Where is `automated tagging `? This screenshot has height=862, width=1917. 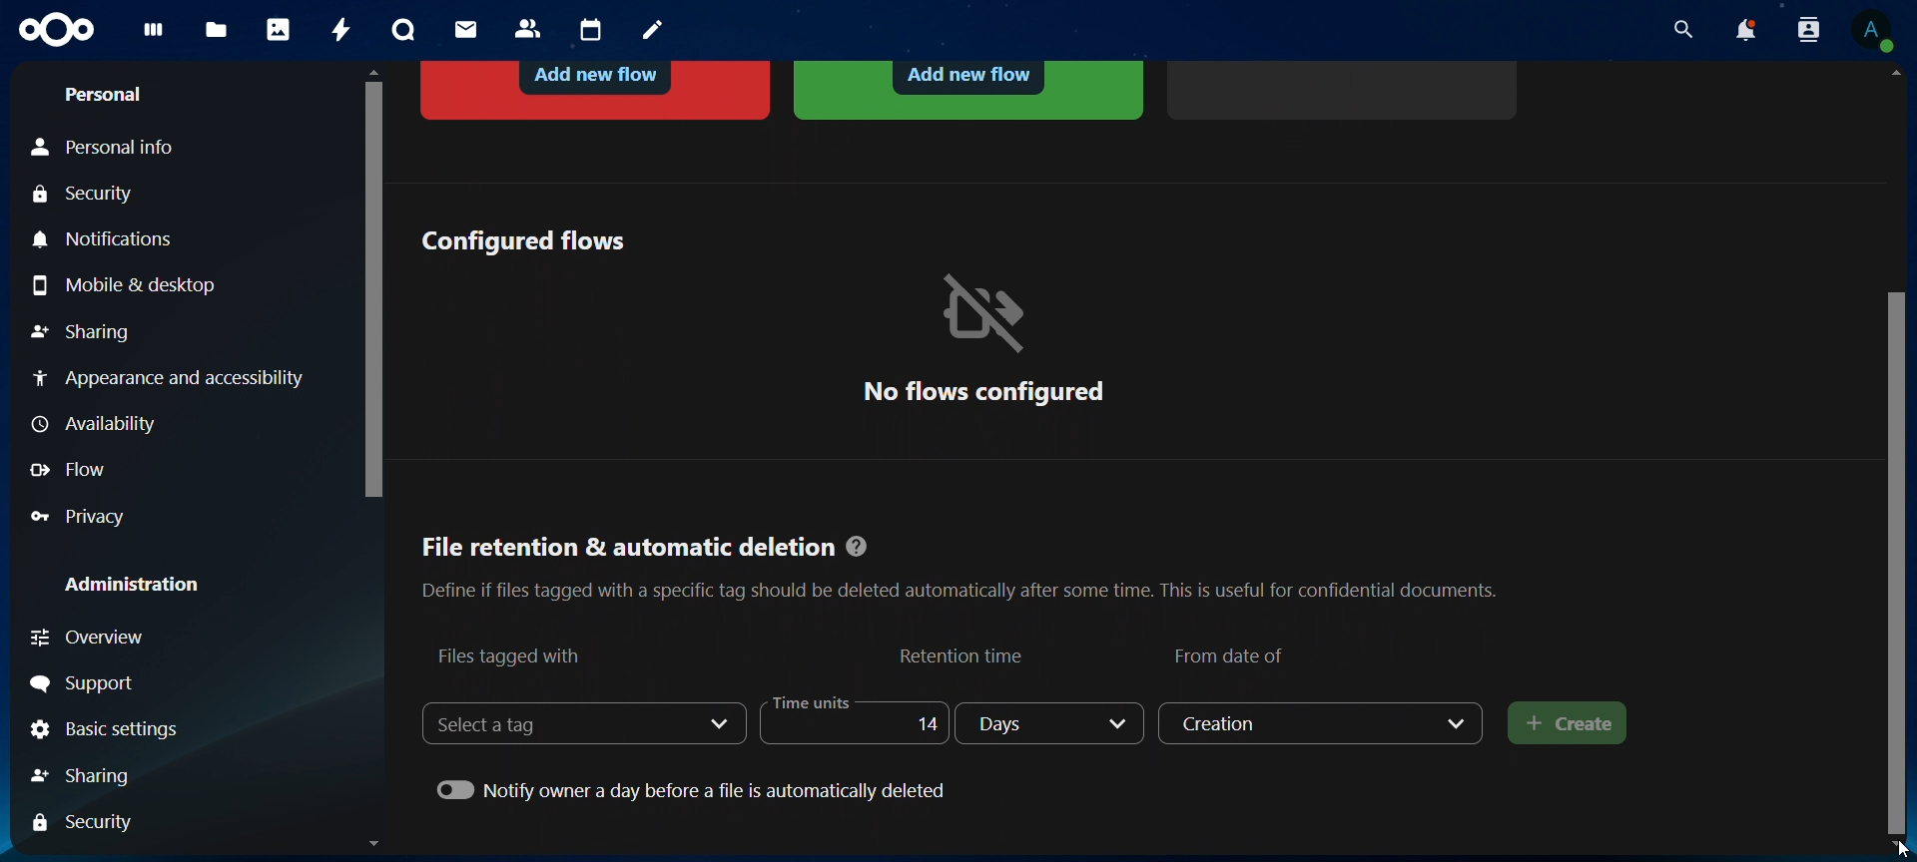
automated tagging  is located at coordinates (968, 89).